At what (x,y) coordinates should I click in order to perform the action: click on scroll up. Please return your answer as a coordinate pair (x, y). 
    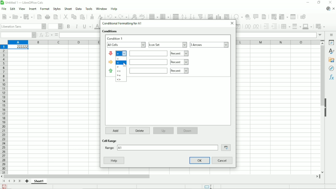
    Looking at the image, I should click on (323, 43).